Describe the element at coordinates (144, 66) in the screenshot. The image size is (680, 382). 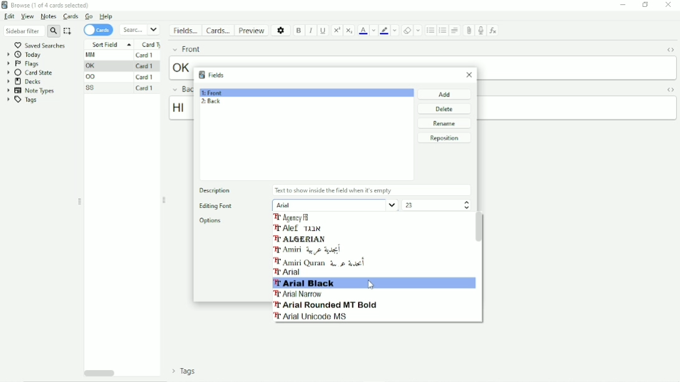
I see `Card 1` at that location.